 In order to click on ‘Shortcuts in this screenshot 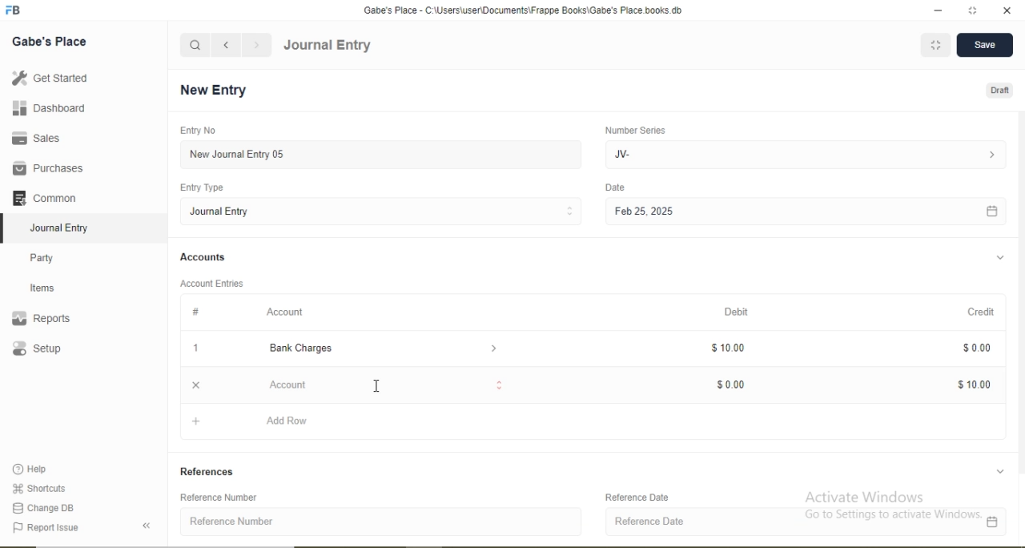, I will do `click(41, 487)`.